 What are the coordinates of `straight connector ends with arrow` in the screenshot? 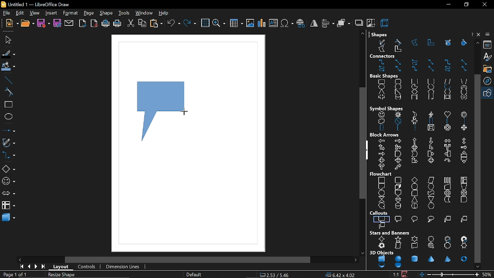 It's located at (398, 62).